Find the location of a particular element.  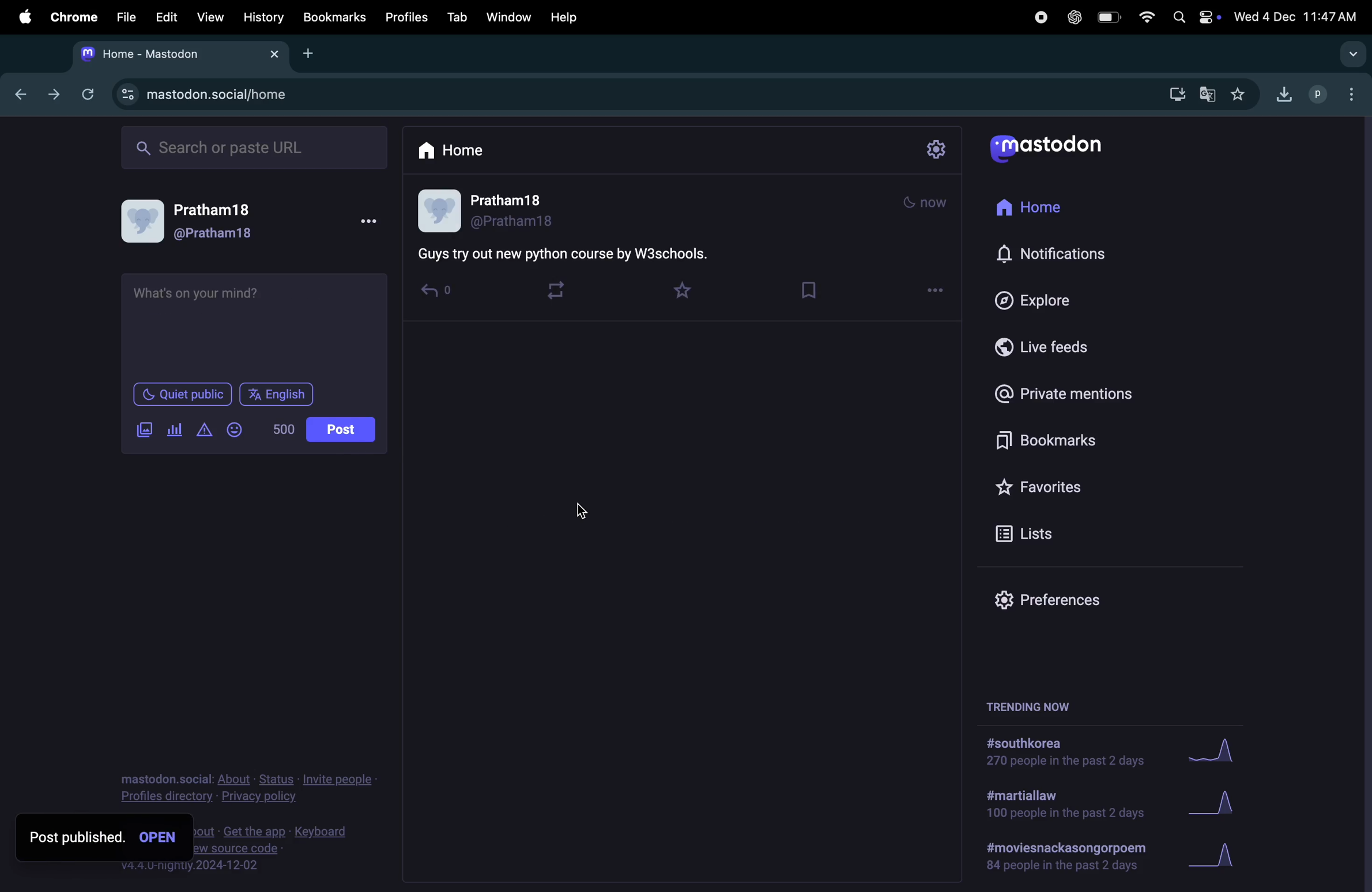

private  mentions is located at coordinates (1065, 392).